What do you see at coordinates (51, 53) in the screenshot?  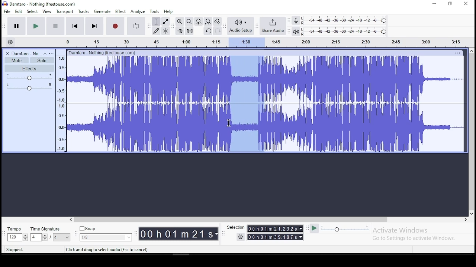 I see `open menu` at bounding box center [51, 53].